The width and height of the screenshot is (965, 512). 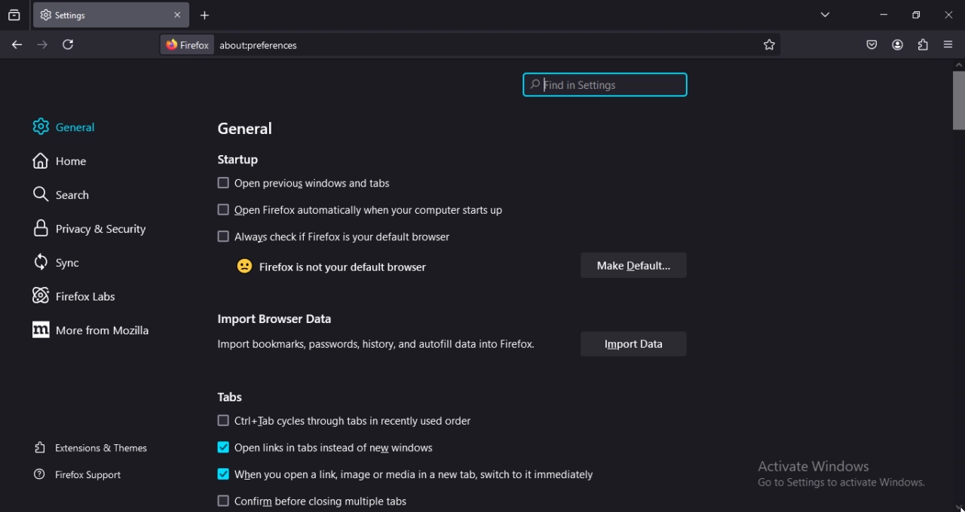 What do you see at coordinates (957, 287) in the screenshot?
I see `scrollbar` at bounding box center [957, 287].